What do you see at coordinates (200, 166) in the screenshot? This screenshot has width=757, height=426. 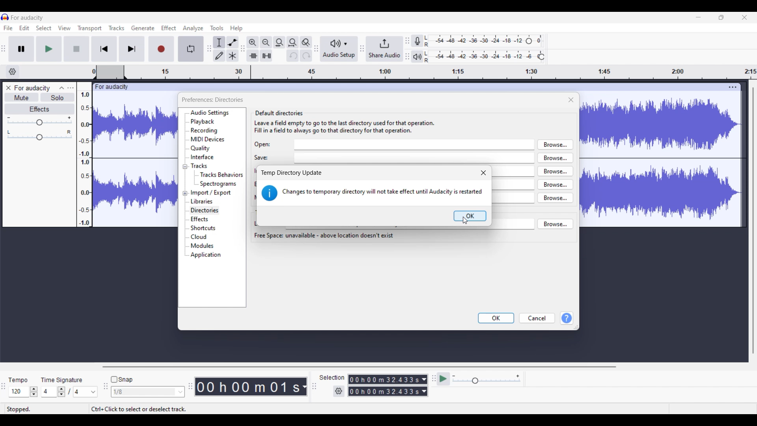 I see `Tracks` at bounding box center [200, 166].